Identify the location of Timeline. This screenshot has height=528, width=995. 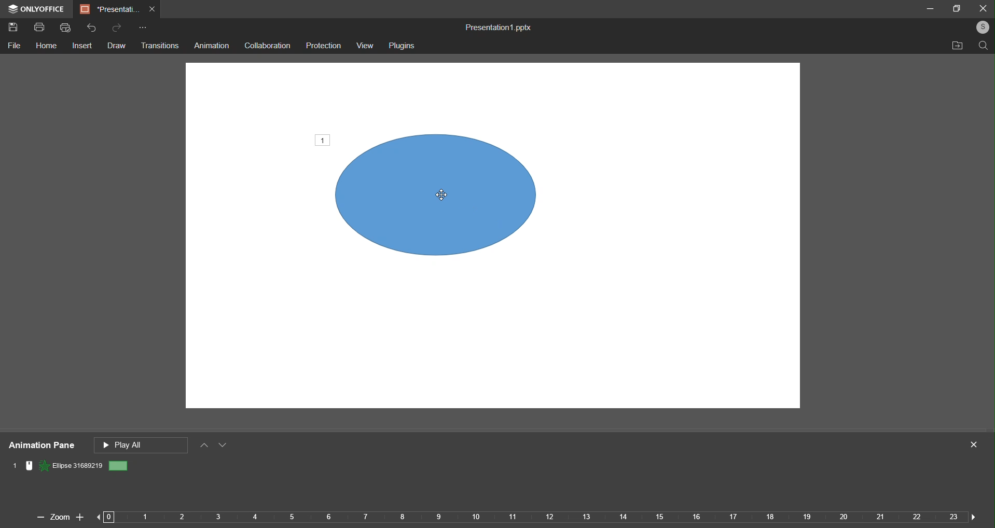
(538, 519).